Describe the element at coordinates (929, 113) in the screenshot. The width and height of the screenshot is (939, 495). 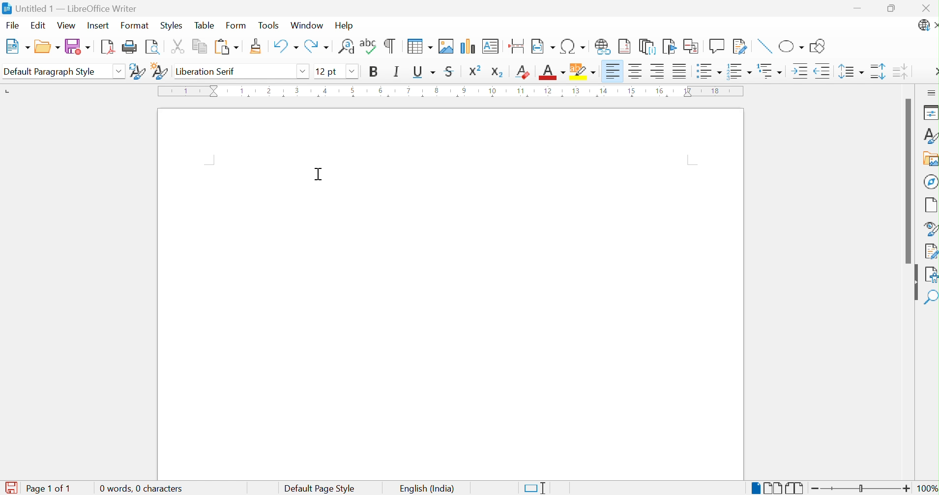
I see `Properties` at that location.